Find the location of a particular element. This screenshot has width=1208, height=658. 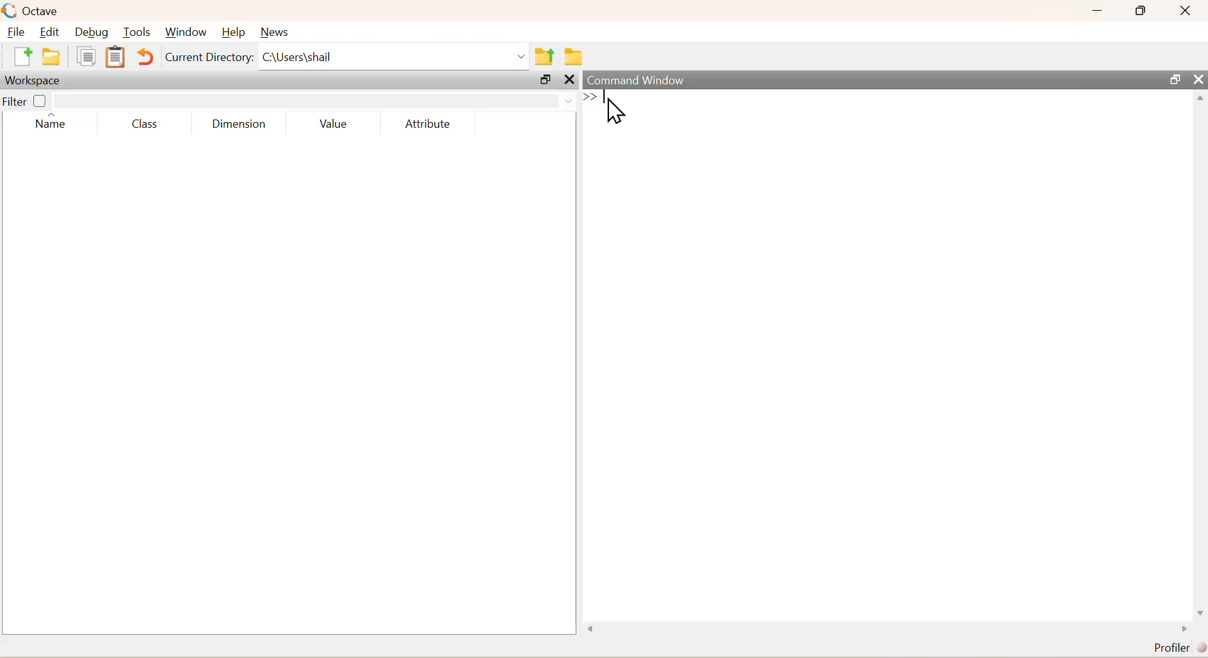

DImension is located at coordinates (239, 121).